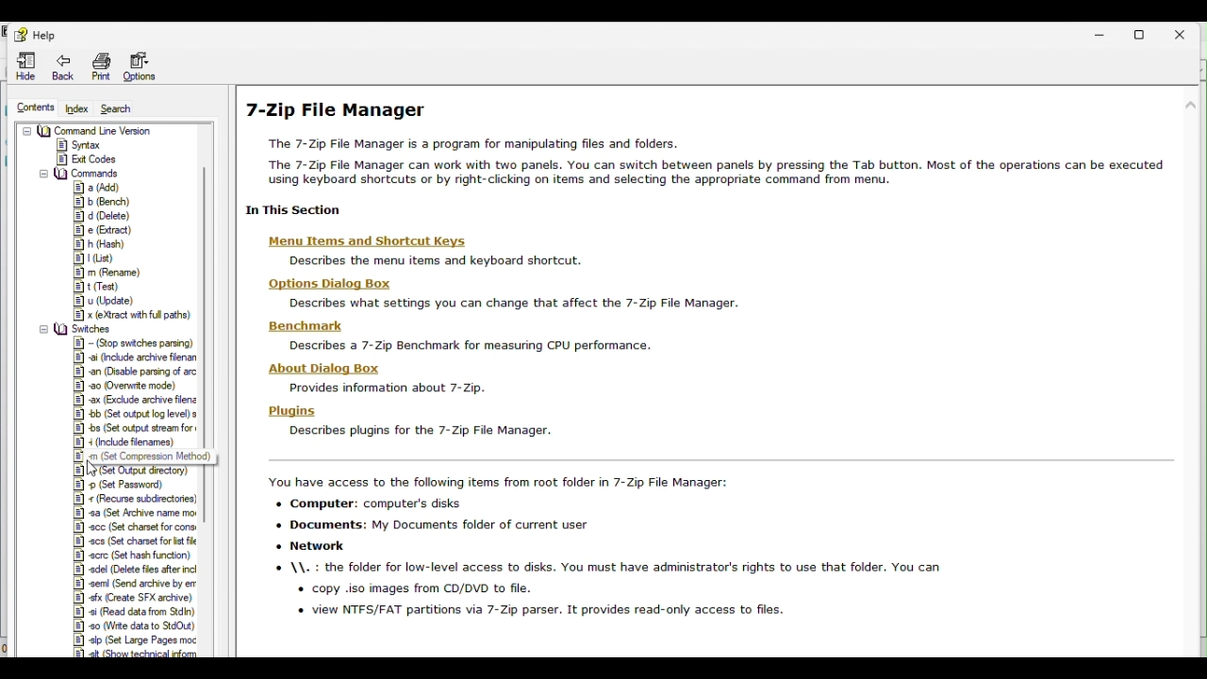 The image size is (1207, 679). Describe the element at coordinates (102, 215) in the screenshot. I see `delete` at that location.